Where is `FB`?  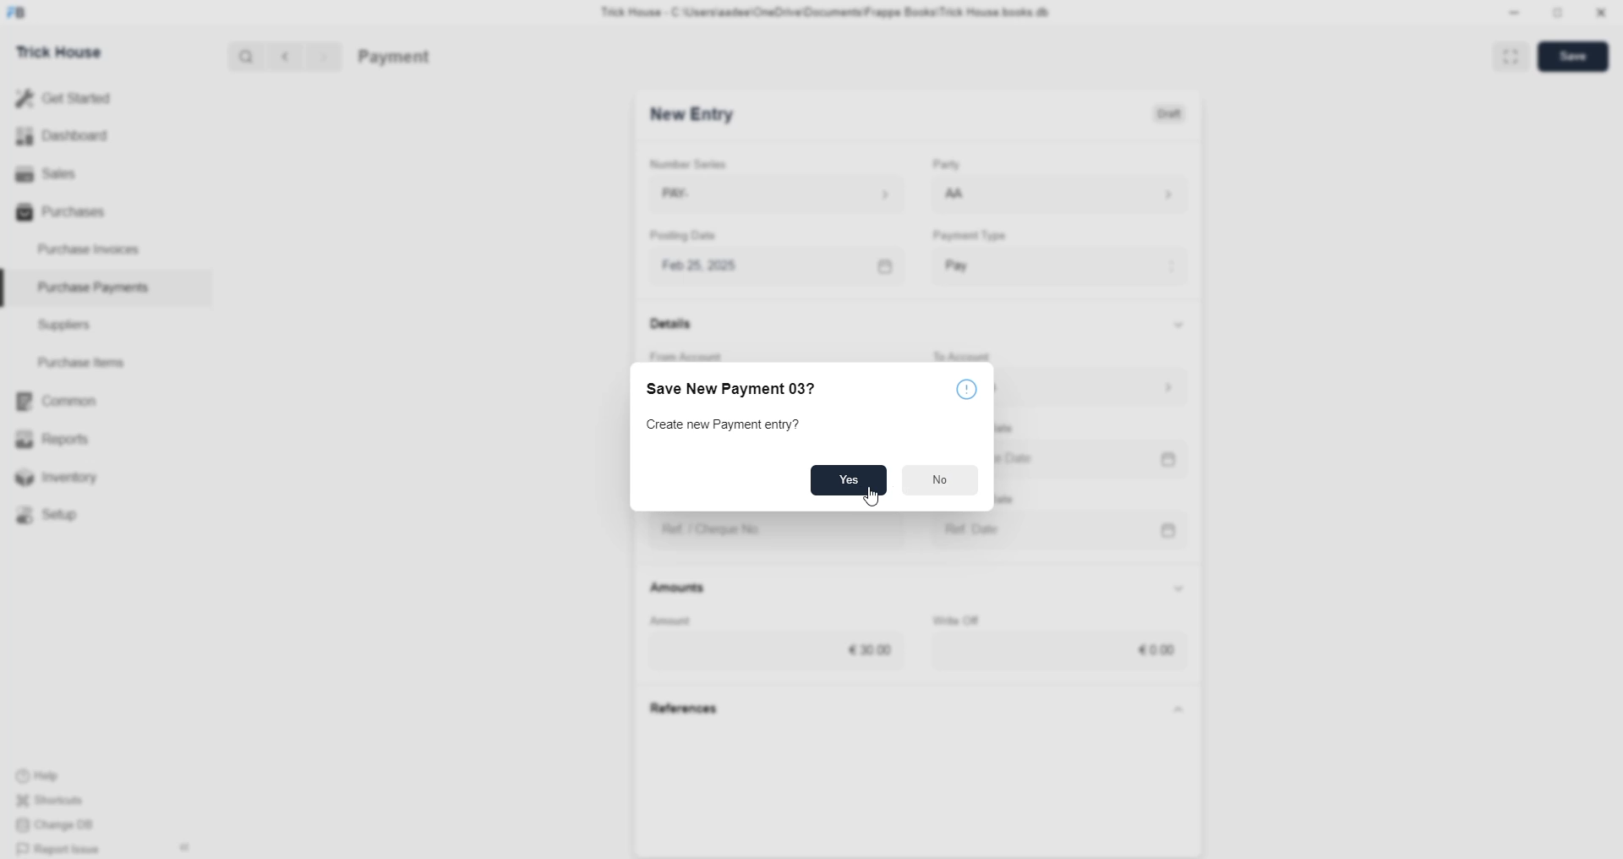 FB is located at coordinates (19, 11).